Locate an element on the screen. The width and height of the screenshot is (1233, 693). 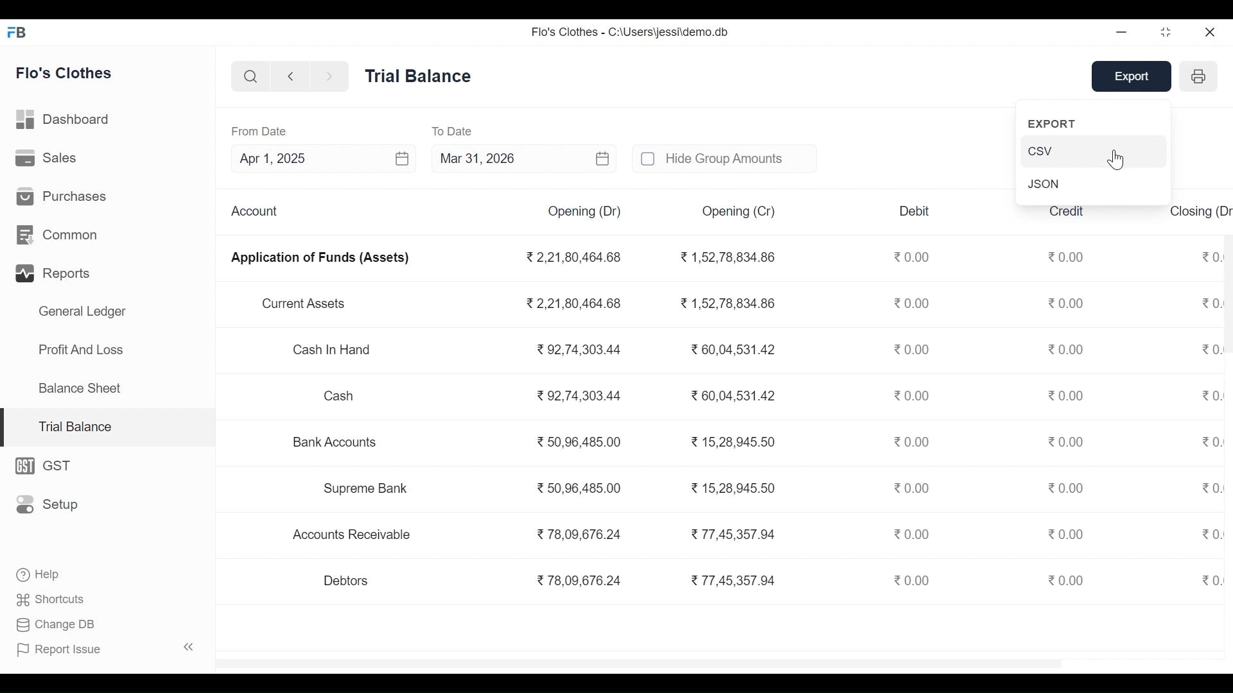
0.00 is located at coordinates (913, 395).